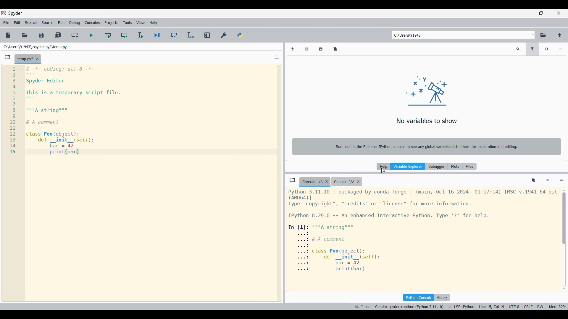  I want to click on Debugger, so click(436, 166).